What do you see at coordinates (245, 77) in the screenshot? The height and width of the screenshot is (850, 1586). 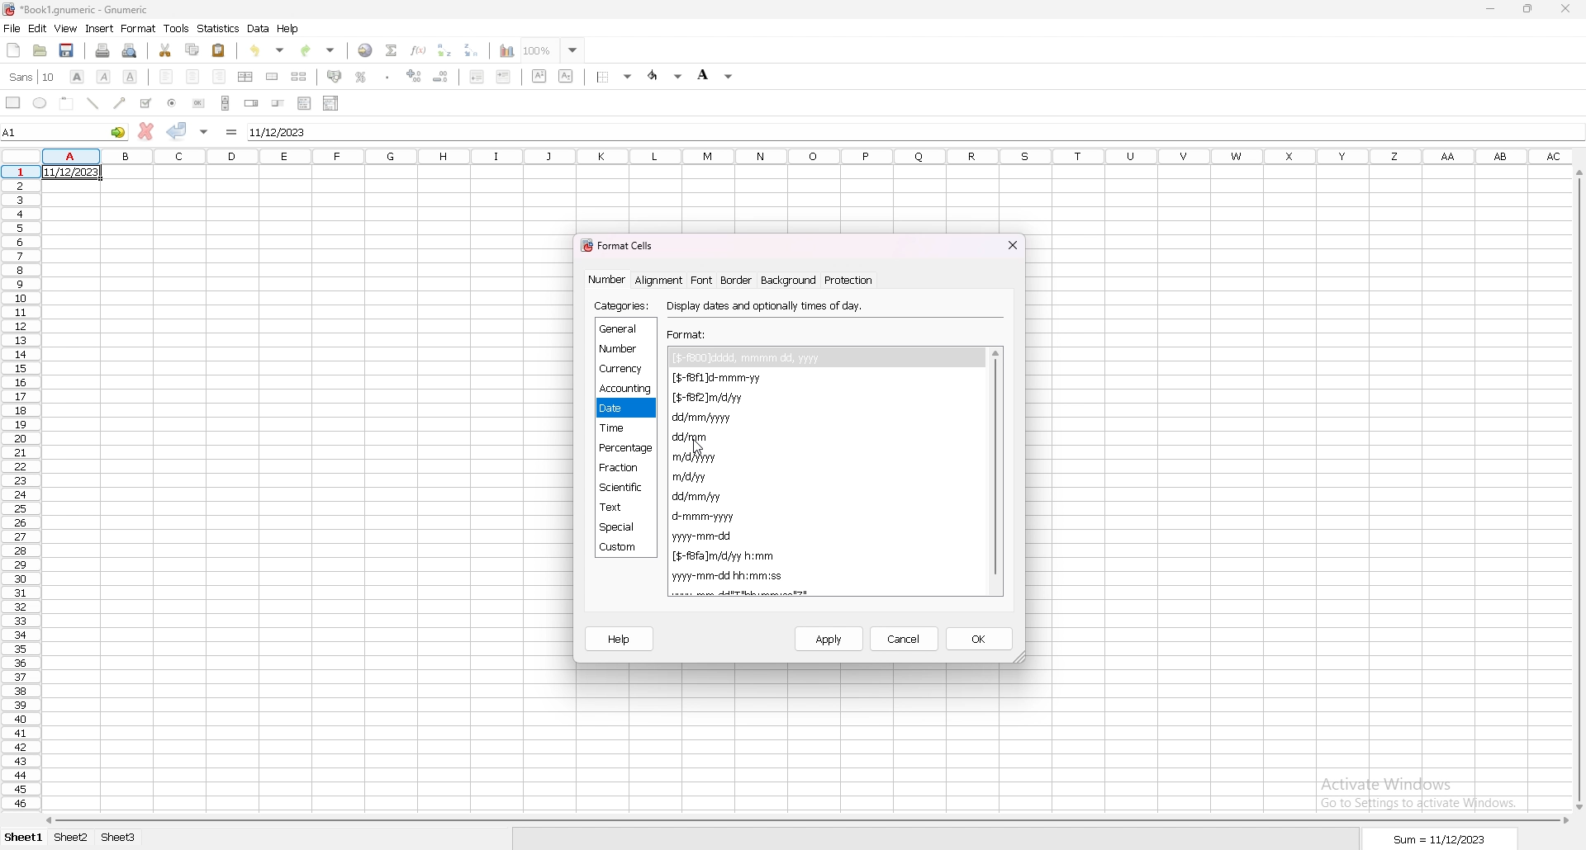 I see `centre horizontally` at bounding box center [245, 77].